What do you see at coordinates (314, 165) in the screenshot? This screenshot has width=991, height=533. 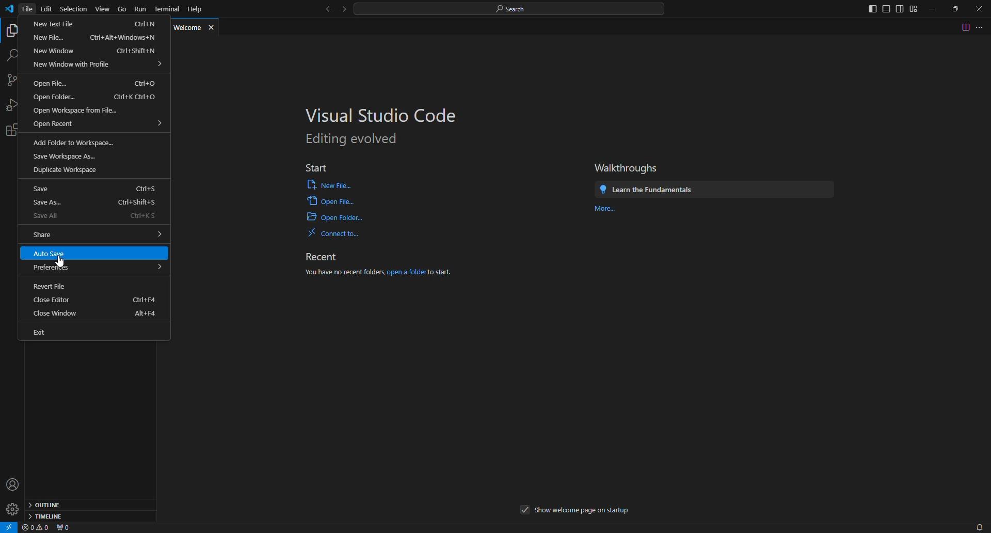 I see `start` at bounding box center [314, 165].